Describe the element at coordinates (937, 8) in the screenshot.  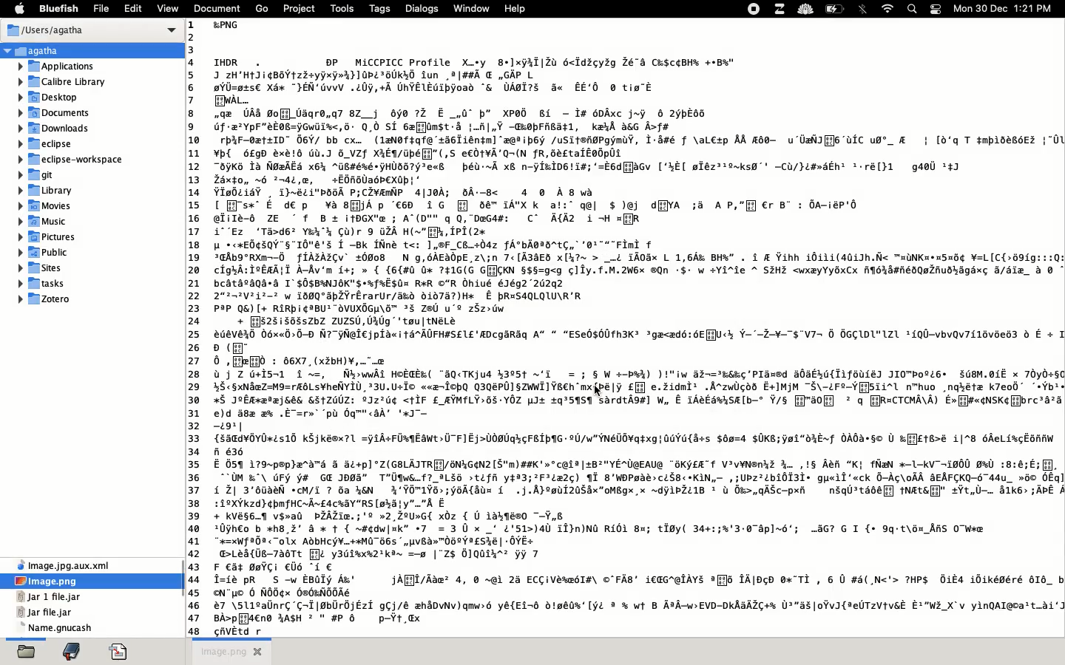
I see `notification` at that location.